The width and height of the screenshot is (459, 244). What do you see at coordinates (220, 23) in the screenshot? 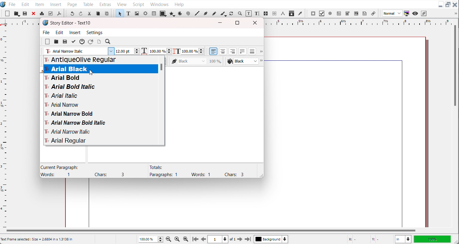
I see `Minimize` at bounding box center [220, 23].